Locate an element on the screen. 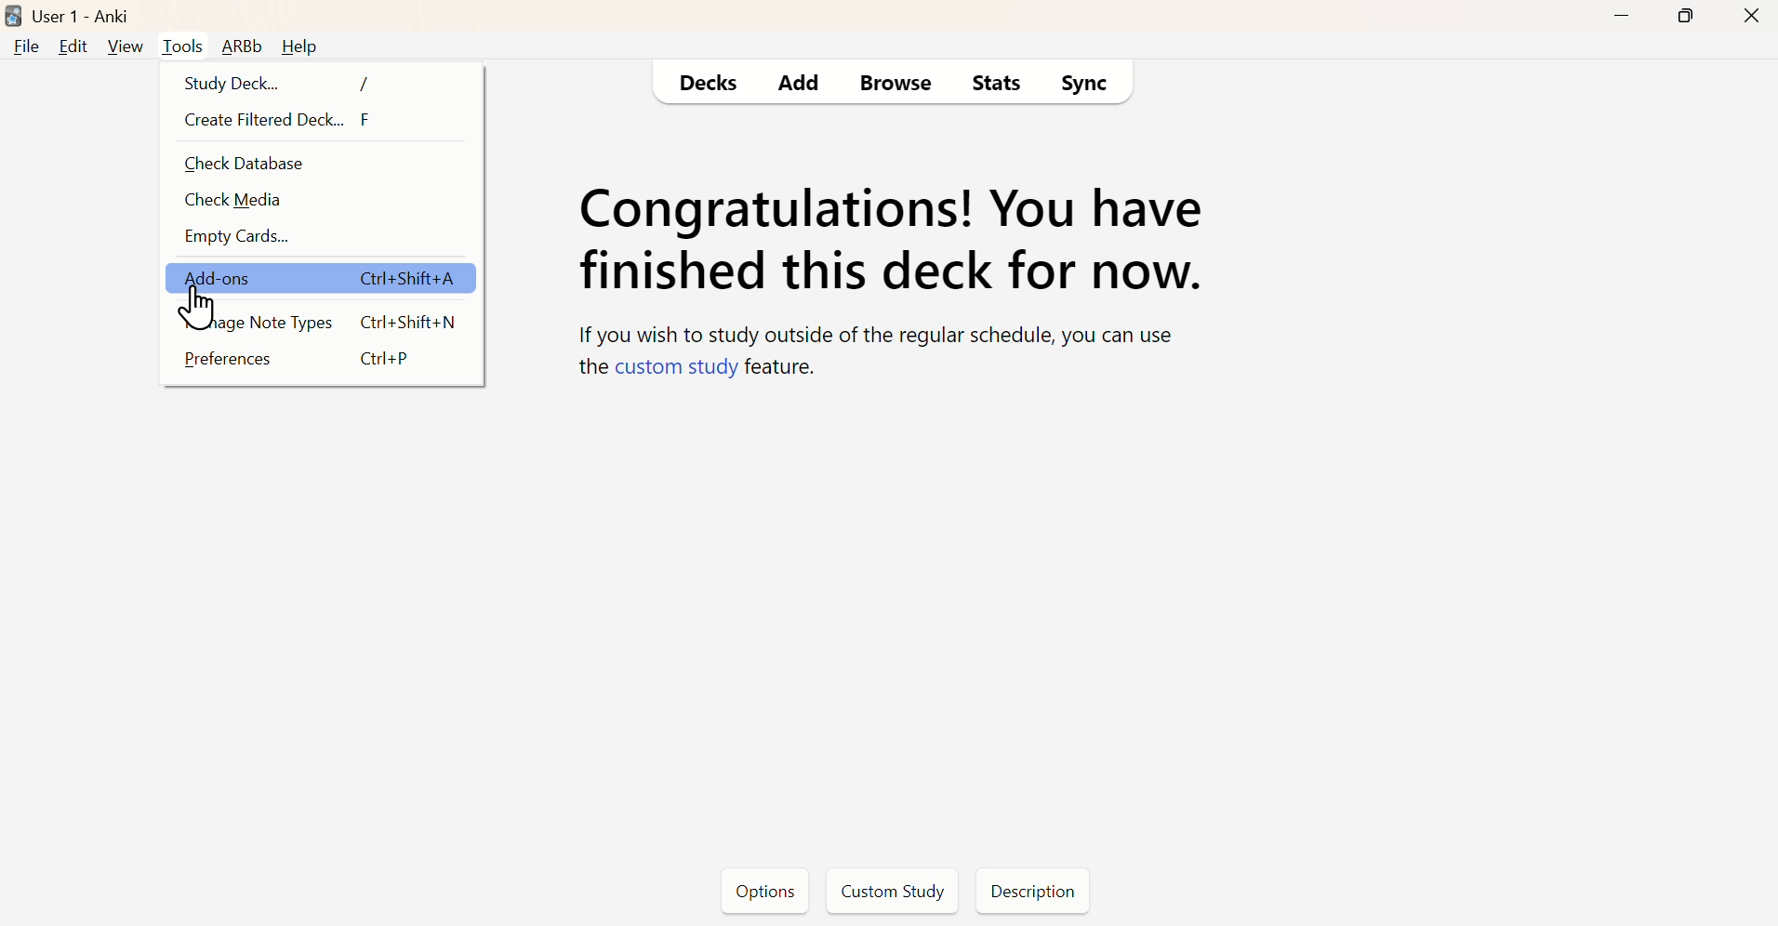 Image resolution: width=1778 pixels, height=926 pixels. Edit is located at coordinates (72, 47).